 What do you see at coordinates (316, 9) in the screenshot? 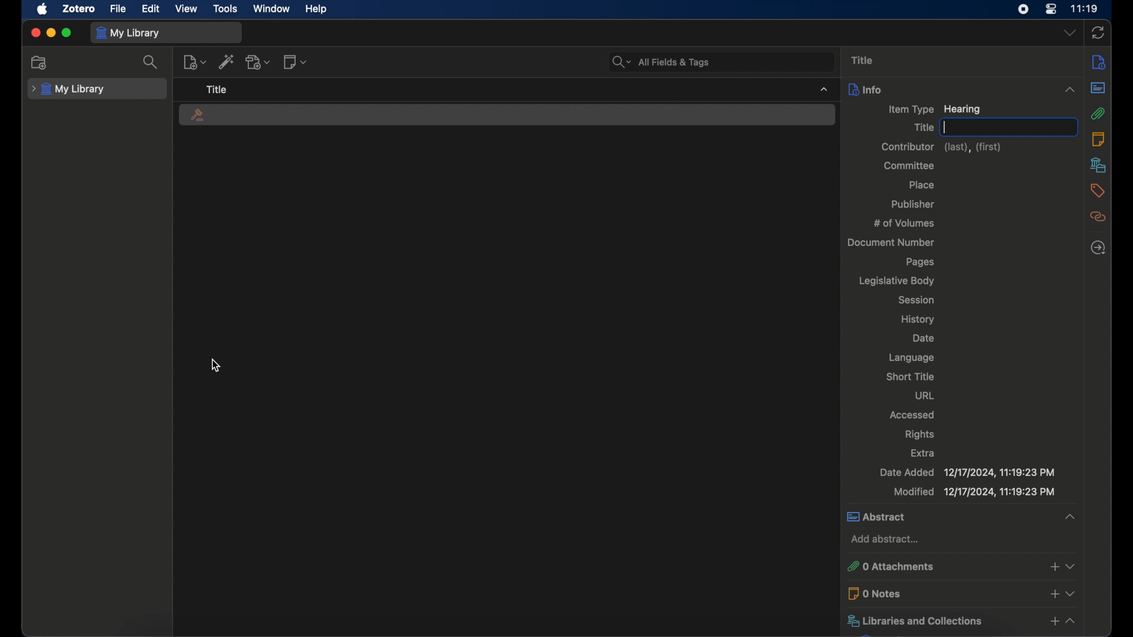
I see `help` at bounding box center [316, 9].